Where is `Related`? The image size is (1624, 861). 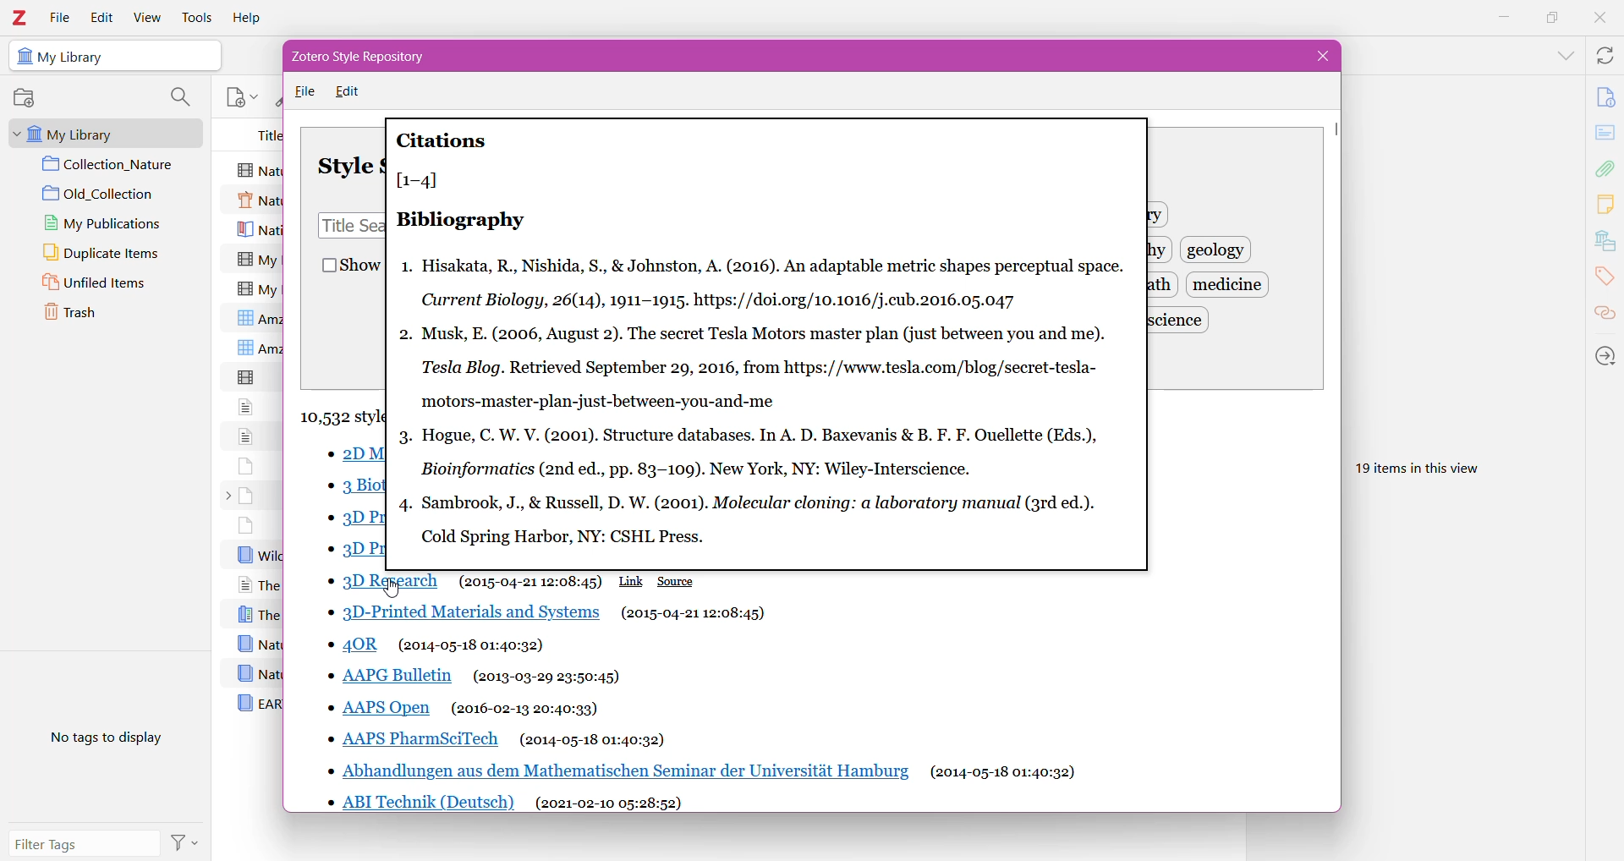
Related is located at coordinates (1605, 315).